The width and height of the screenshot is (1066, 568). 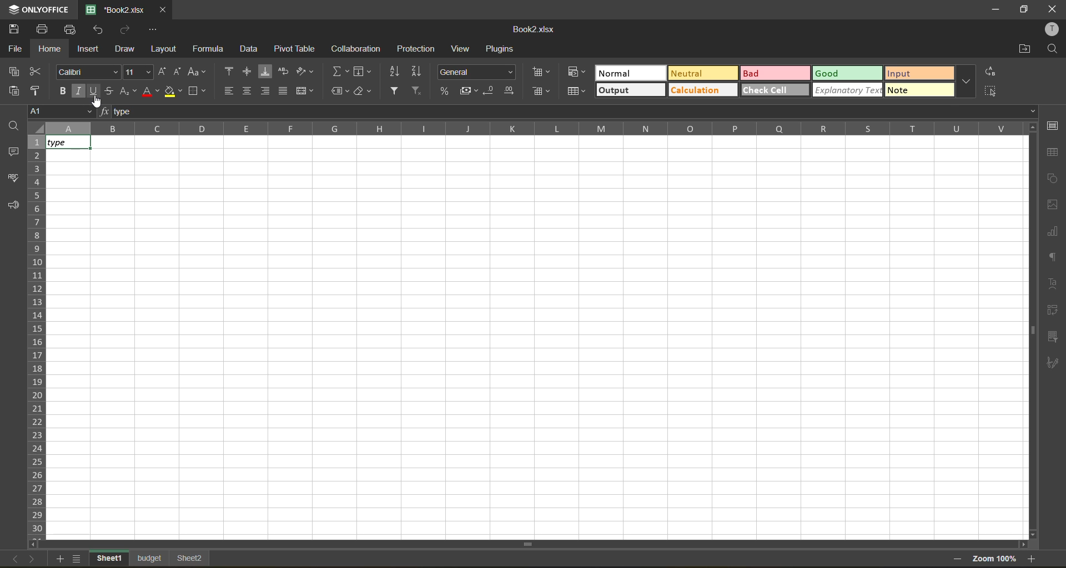 I want to click on profile, so click(x=1053, y=31).